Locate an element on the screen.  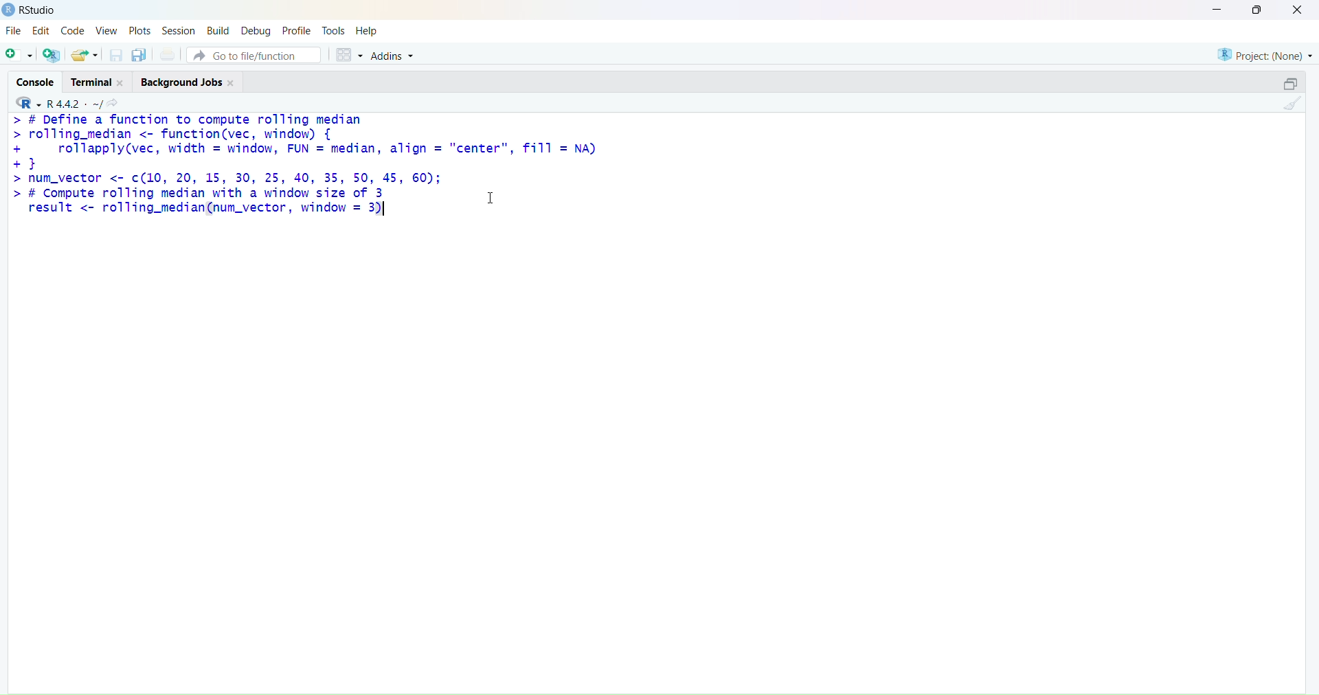
plots is located at coordinates (142, 31).